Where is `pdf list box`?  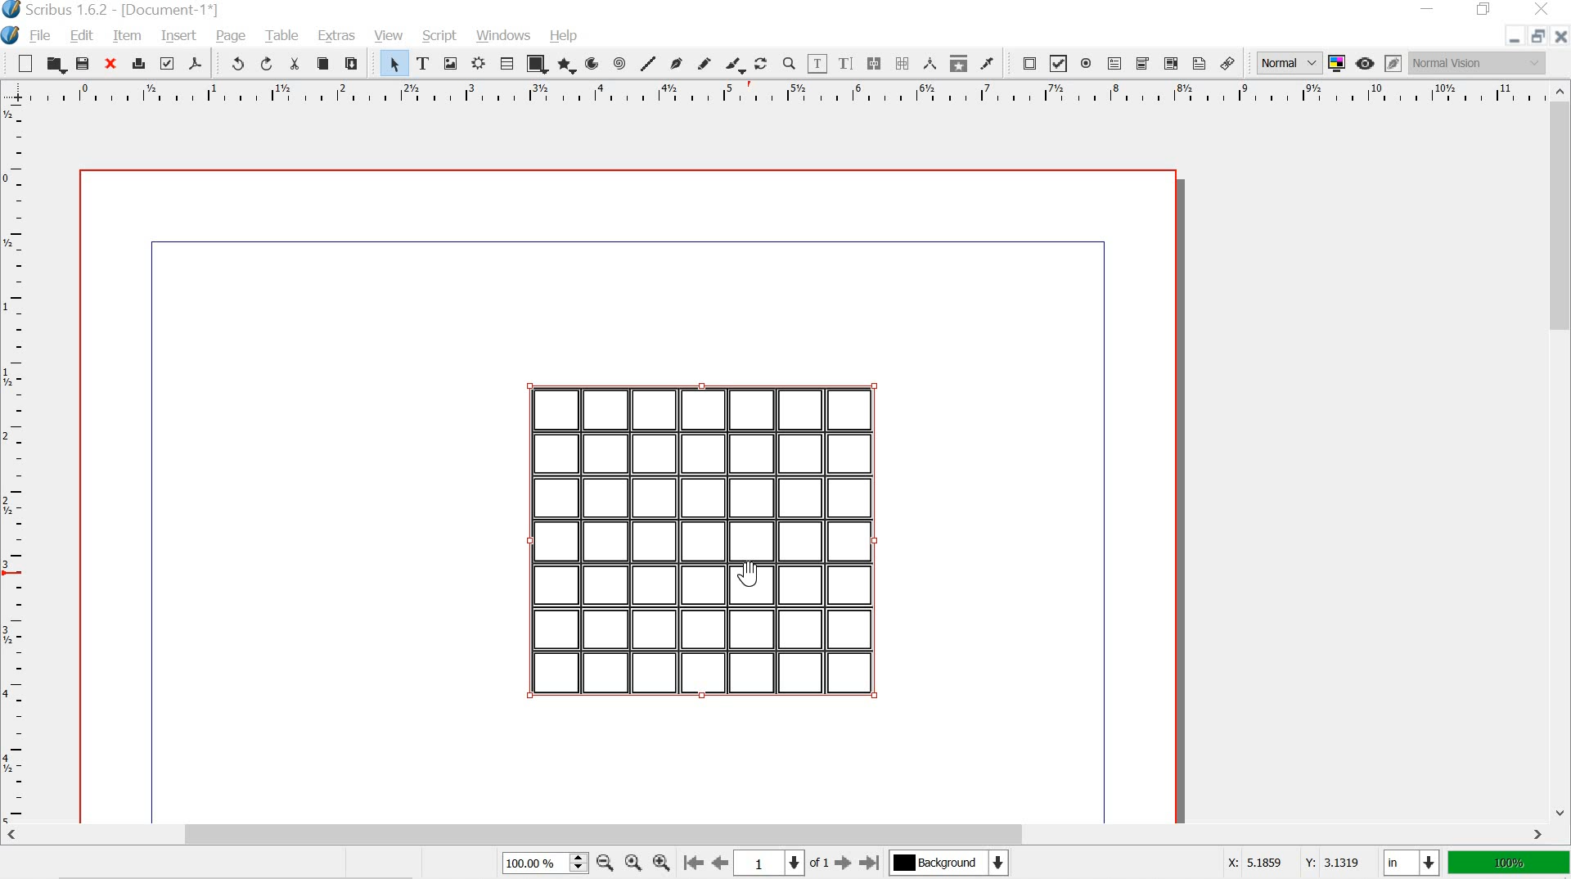
pdf list box is located at coordinates (1170, 63).